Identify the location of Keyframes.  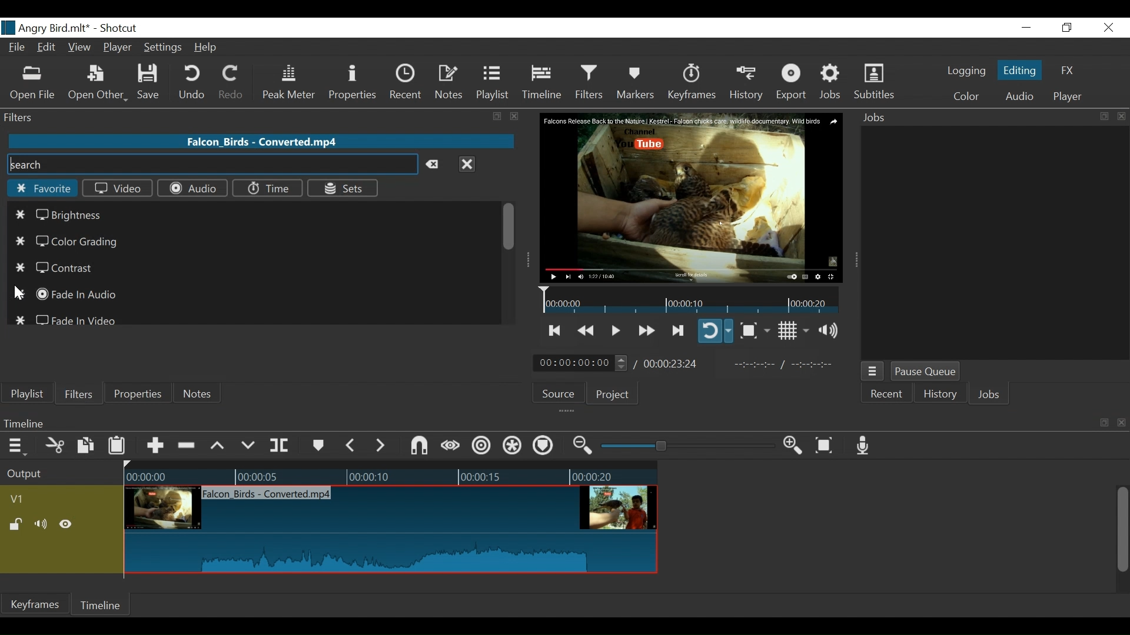
(691, 82).